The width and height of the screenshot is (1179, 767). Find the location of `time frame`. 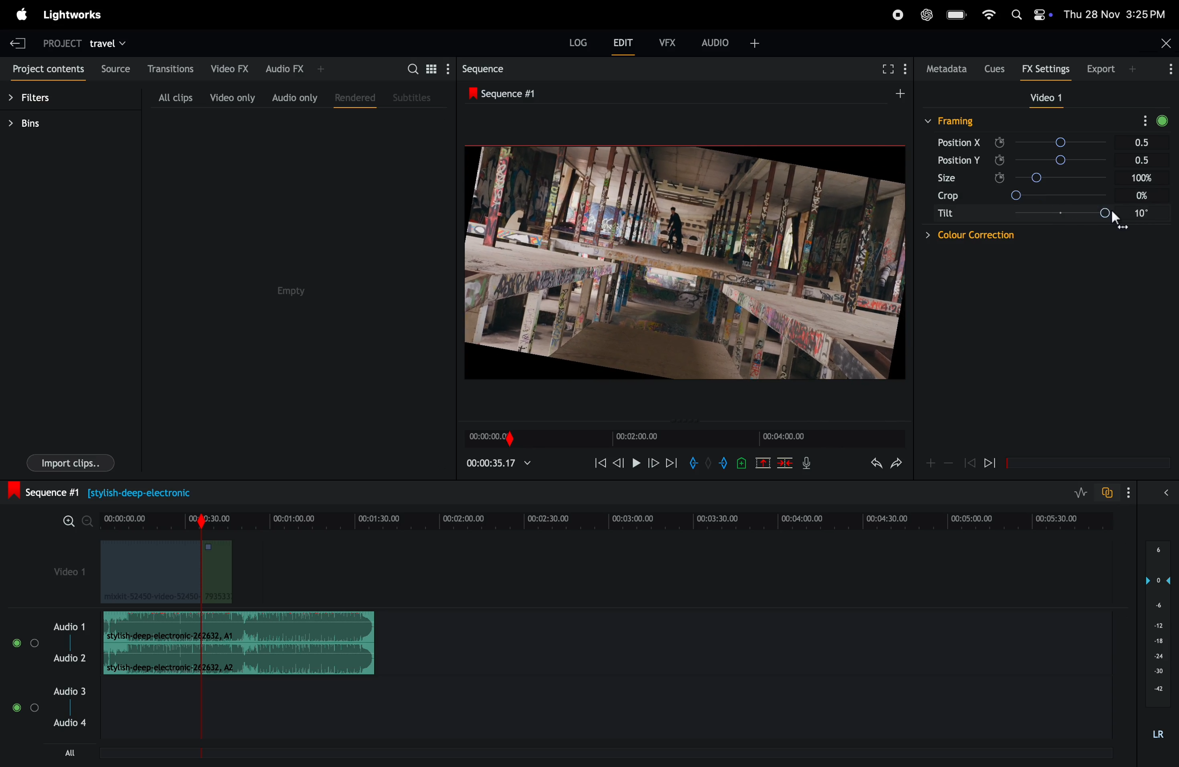

time frame is located at coordinates (498, 463).